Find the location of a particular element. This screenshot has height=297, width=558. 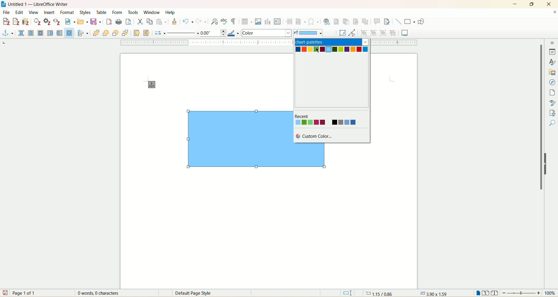

maximize is located at coordinates (533, 4).